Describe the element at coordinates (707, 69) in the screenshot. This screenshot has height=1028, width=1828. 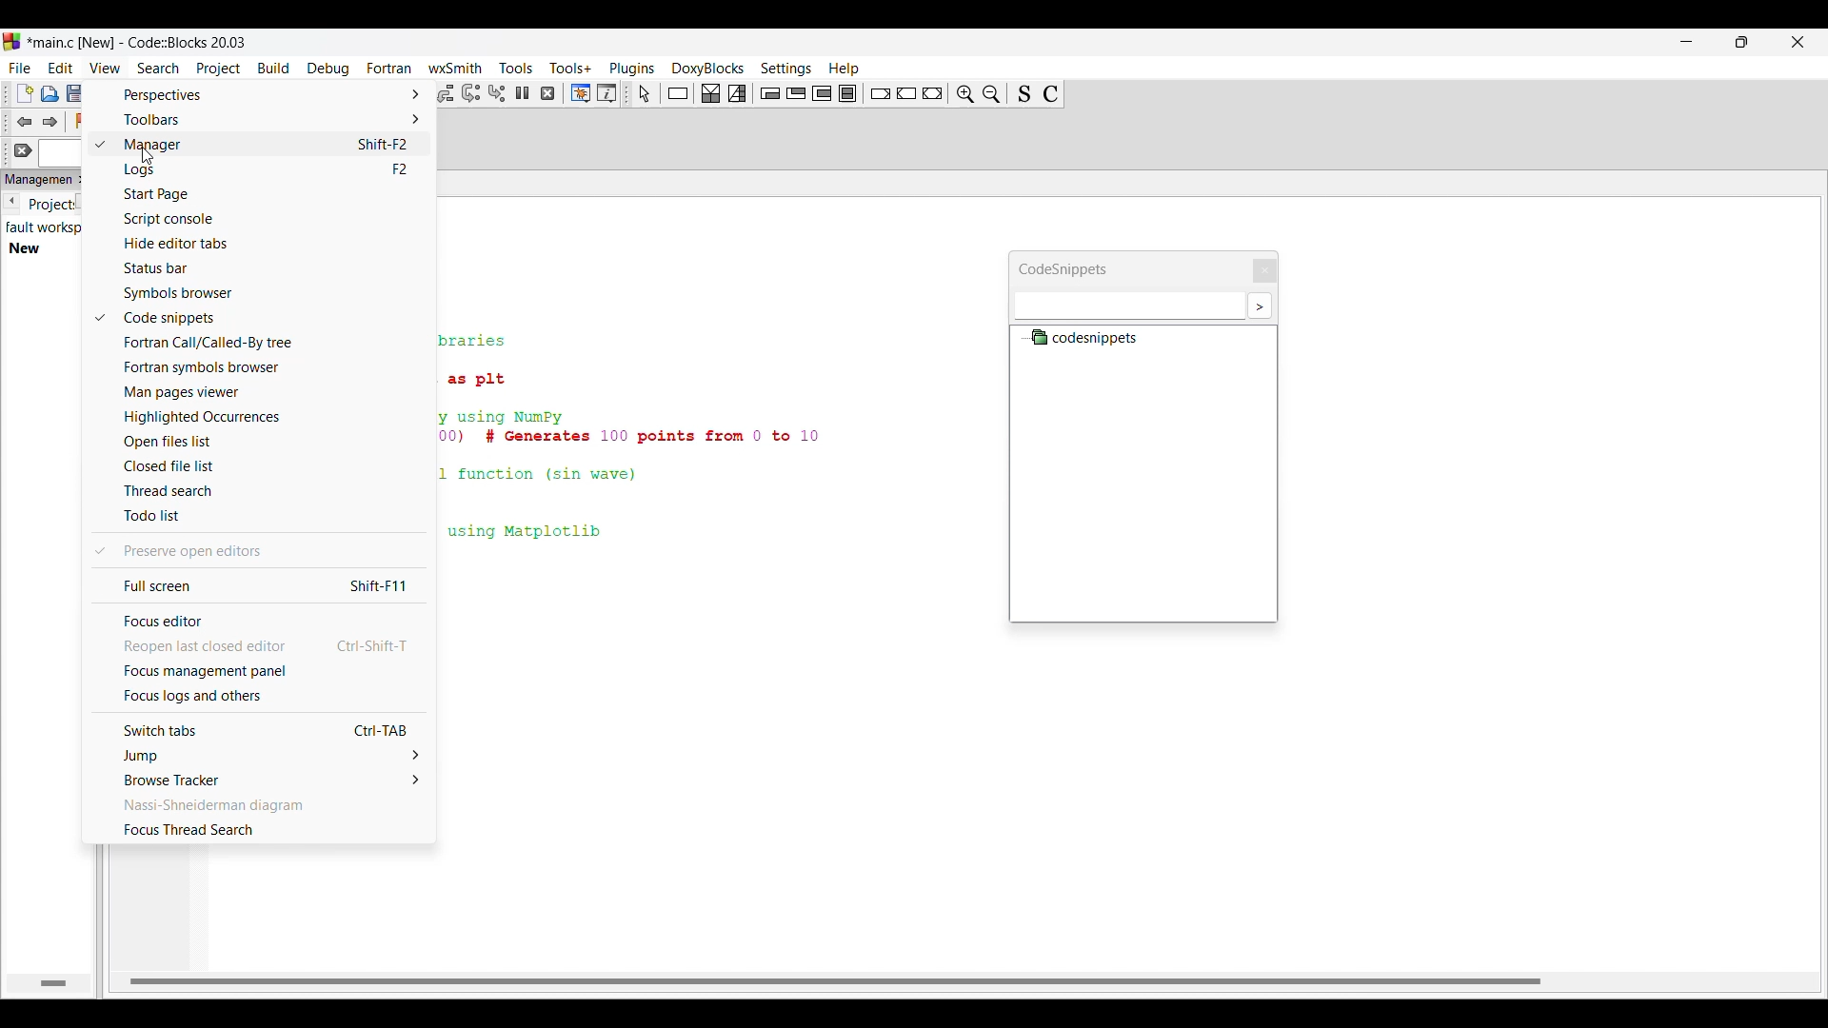
I see `DoxyBlocks menu` at that location.